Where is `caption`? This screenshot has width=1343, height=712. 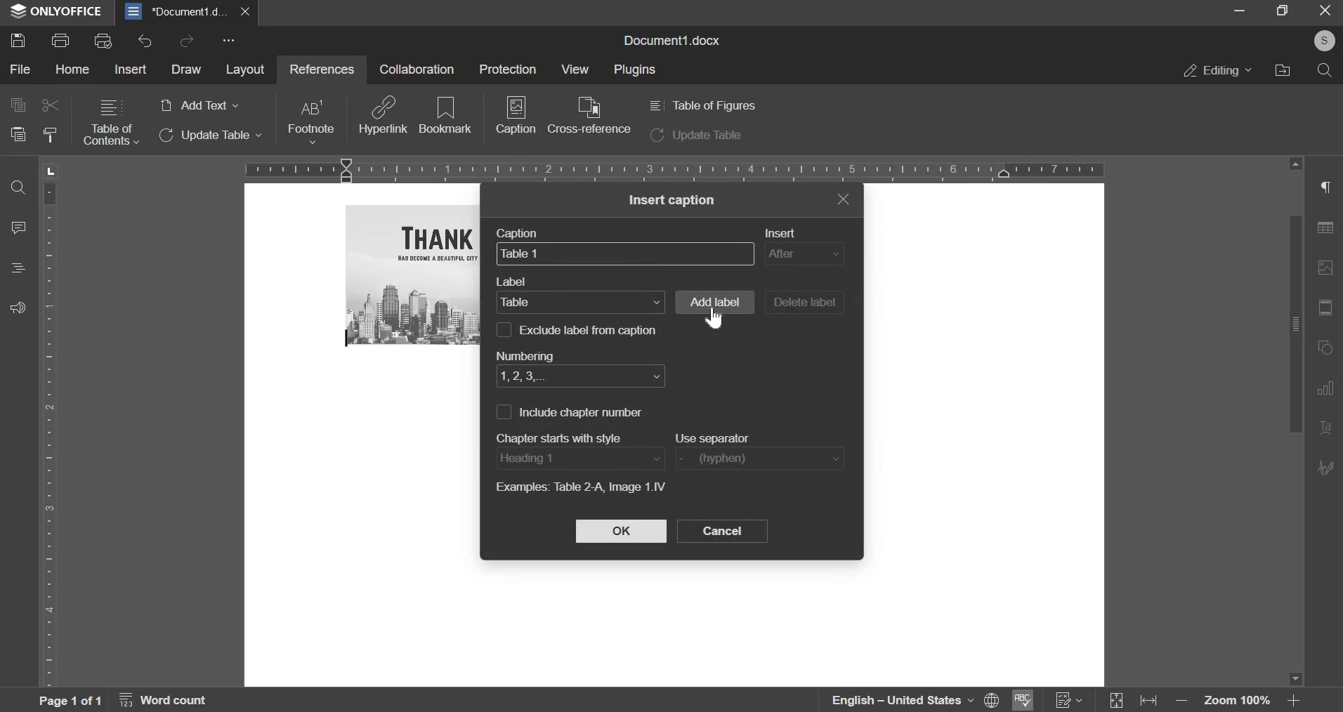
caption is located at coordinates (516, 120).